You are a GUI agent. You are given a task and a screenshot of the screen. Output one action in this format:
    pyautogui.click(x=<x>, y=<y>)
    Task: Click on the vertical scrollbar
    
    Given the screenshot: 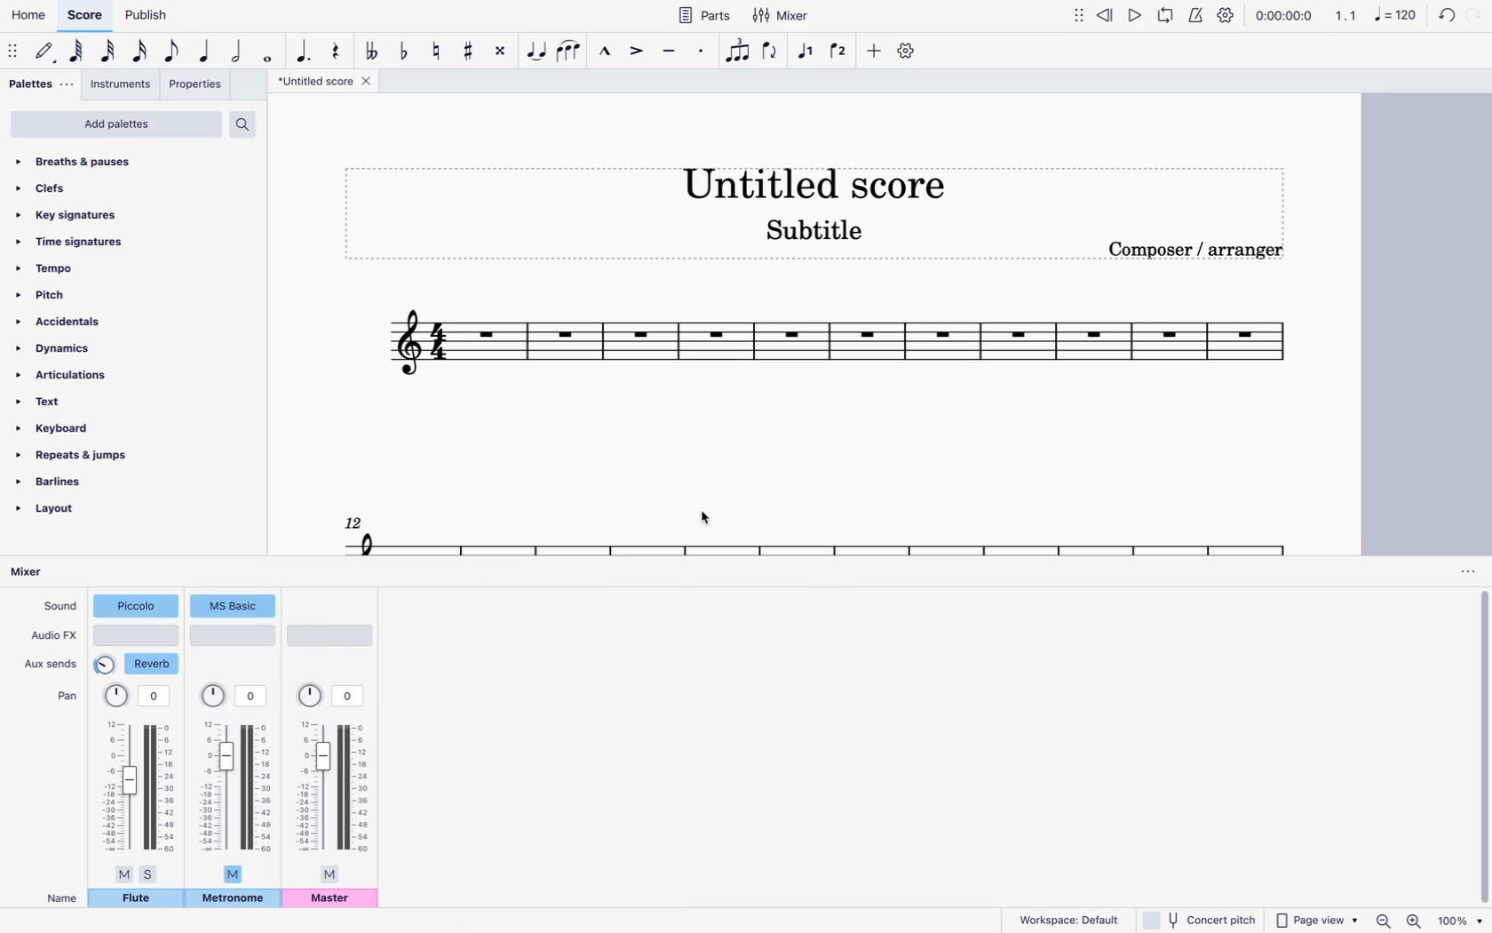 What is the action you would take?
    pyautogui.click(x=1483, y=747)
    